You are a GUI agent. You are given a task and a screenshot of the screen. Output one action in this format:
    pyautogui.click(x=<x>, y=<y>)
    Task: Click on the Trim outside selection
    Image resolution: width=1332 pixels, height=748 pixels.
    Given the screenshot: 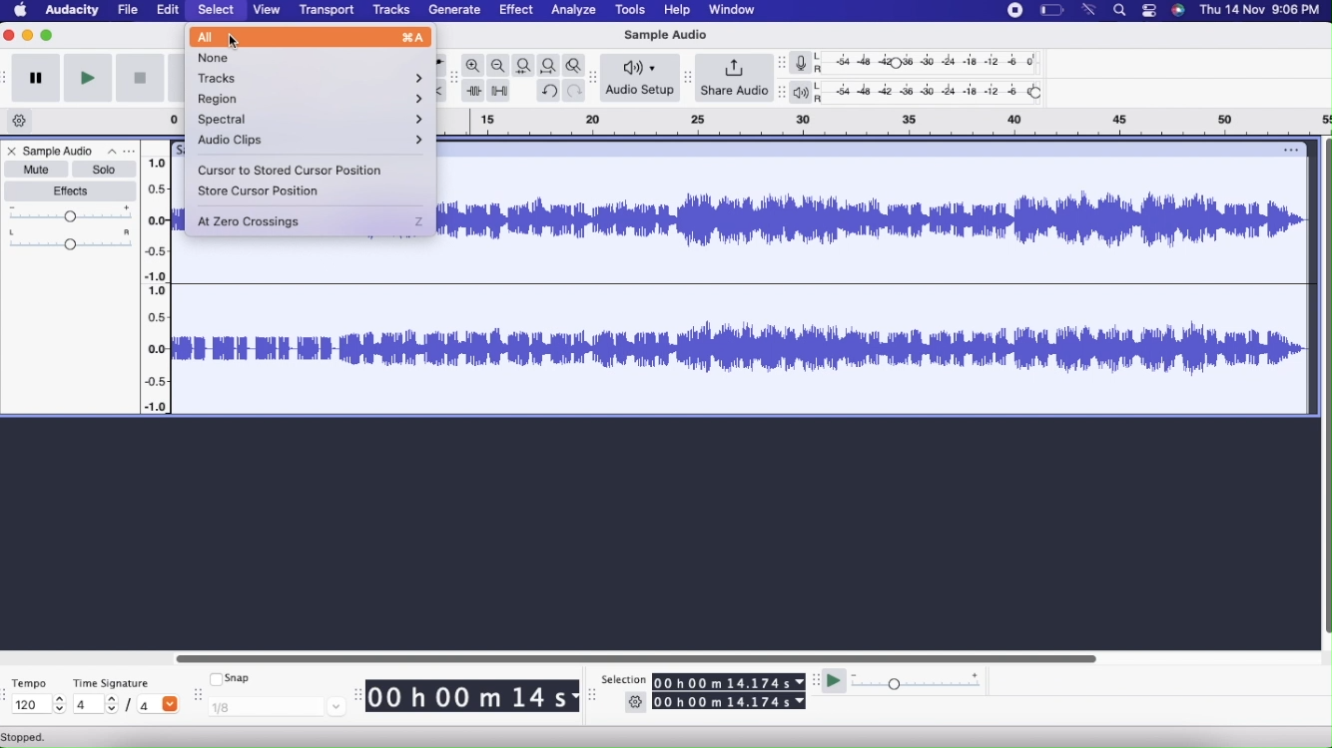 What is the action you would take?
    pyautogui.click(x=474, y=90)
    